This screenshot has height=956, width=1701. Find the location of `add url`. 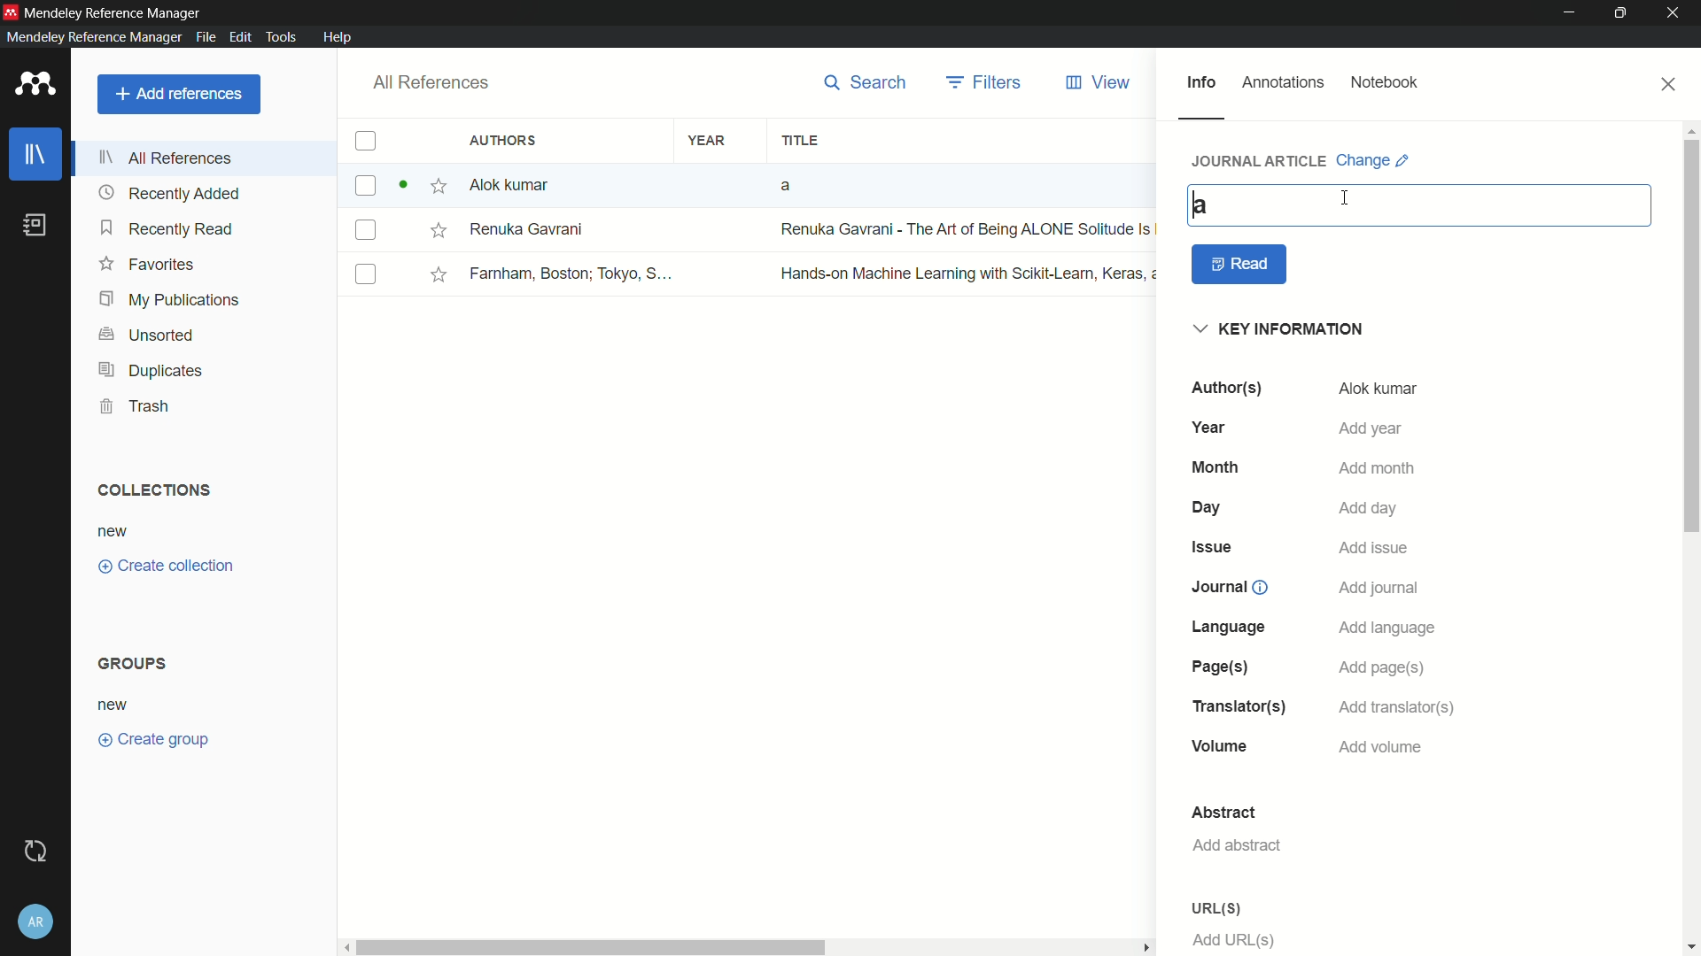

add url is located at coordinates (1235, 940).